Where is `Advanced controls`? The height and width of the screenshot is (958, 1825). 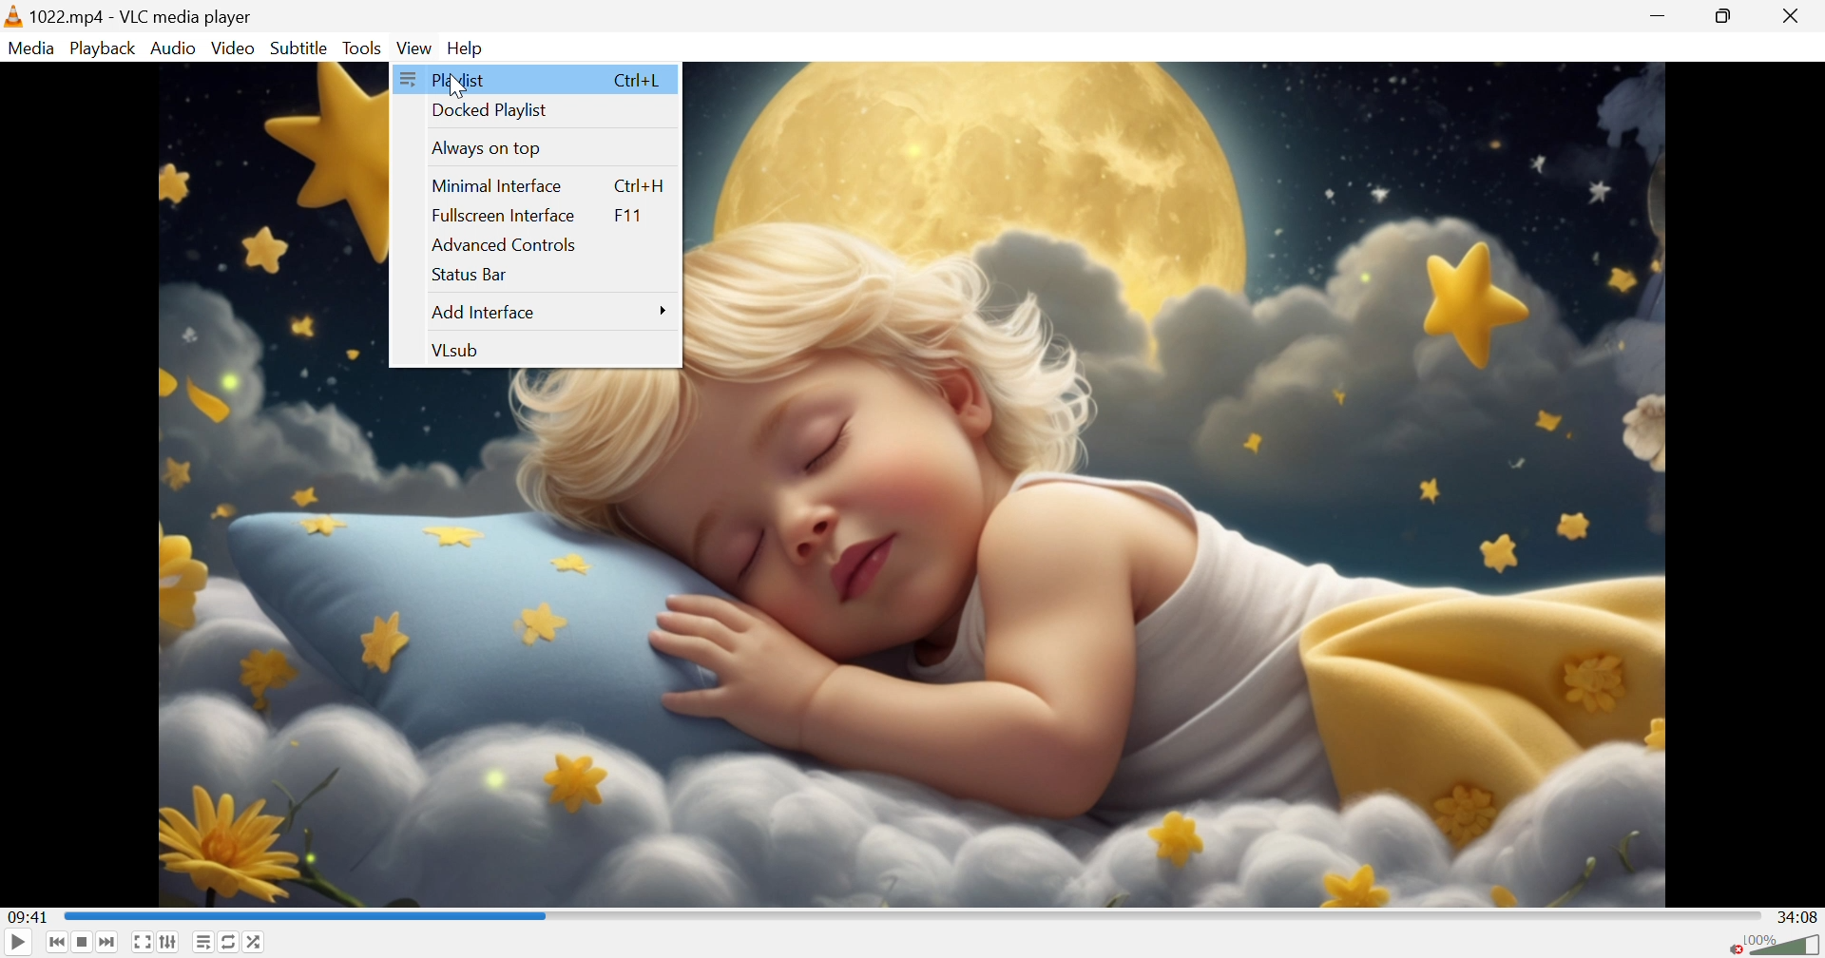
Advanced controls is located at coordinates (509, 246).